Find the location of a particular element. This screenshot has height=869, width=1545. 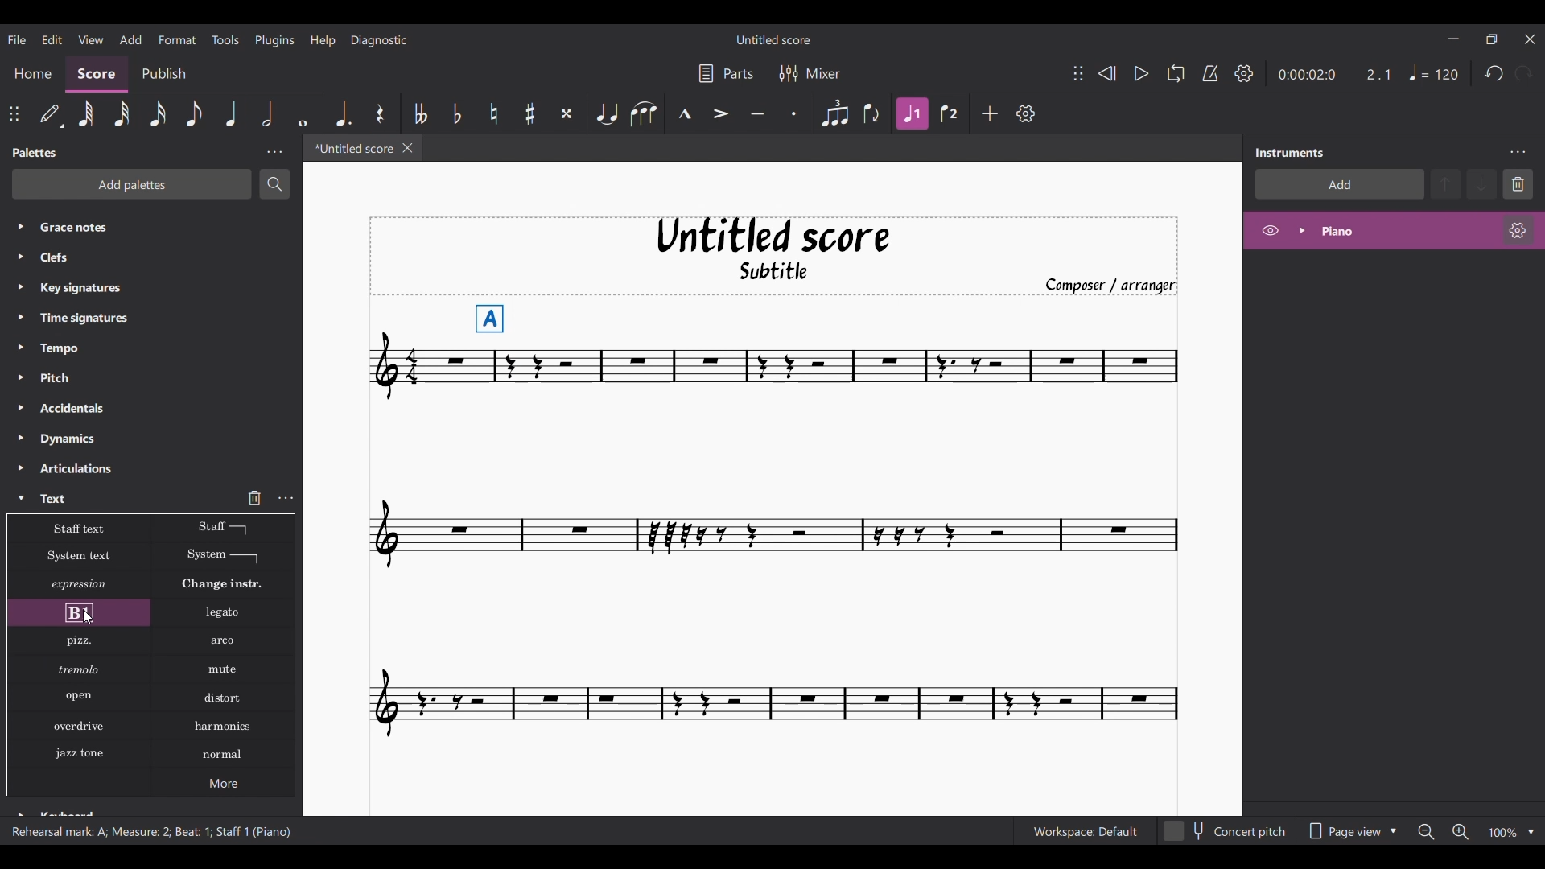

Customize toolbar is located at coordinates (1025, 113).